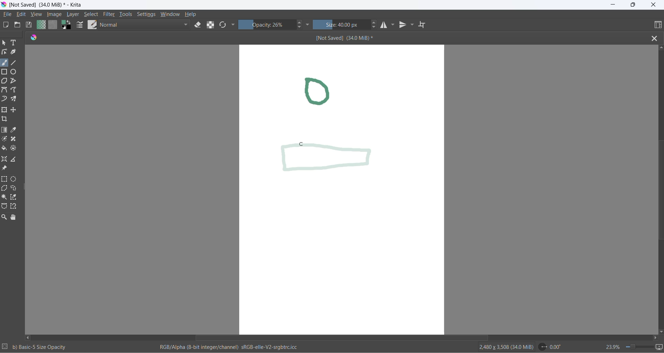 This screenshot has height=353, width=664. Describe the element at coordinates (22, 14) in the screenshot. I see `edit` at that location.